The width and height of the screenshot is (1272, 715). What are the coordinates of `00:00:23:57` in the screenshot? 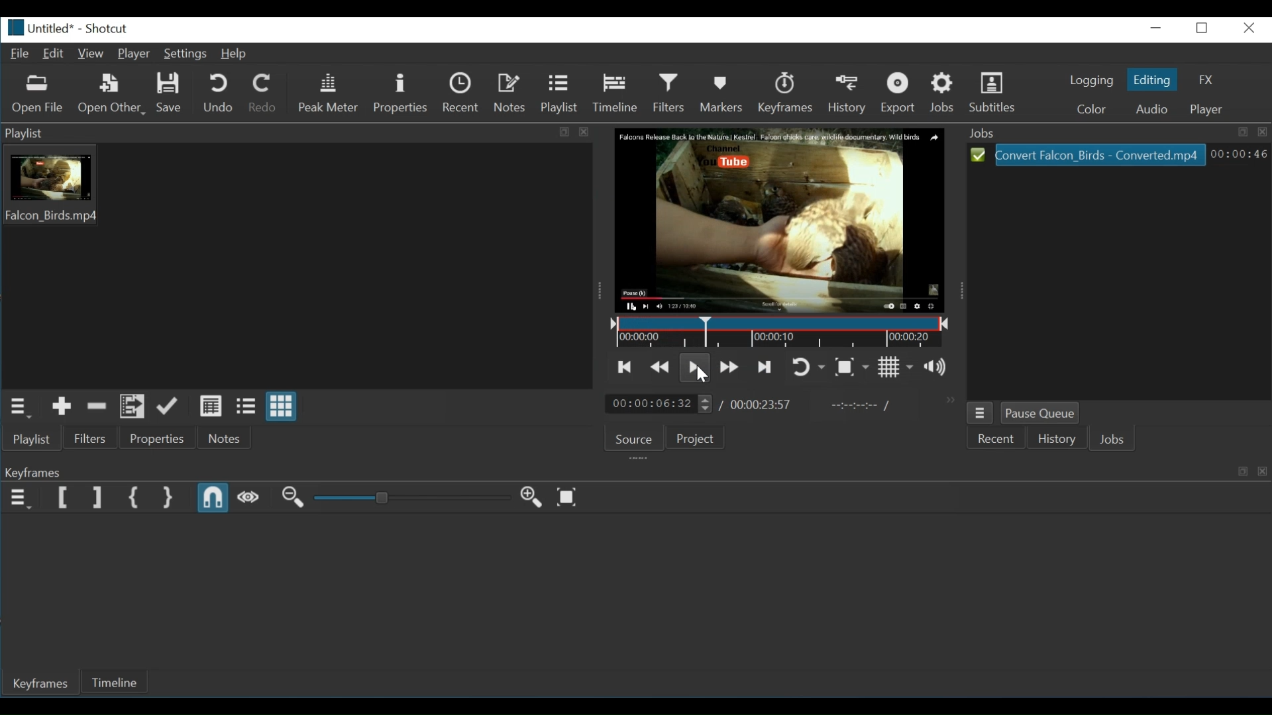 It's located at (763, 405).